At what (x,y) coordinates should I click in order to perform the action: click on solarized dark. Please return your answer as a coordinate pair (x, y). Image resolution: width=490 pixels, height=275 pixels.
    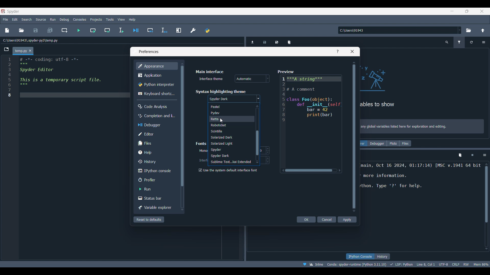
    Looking at the image, I should click on (231, 137).